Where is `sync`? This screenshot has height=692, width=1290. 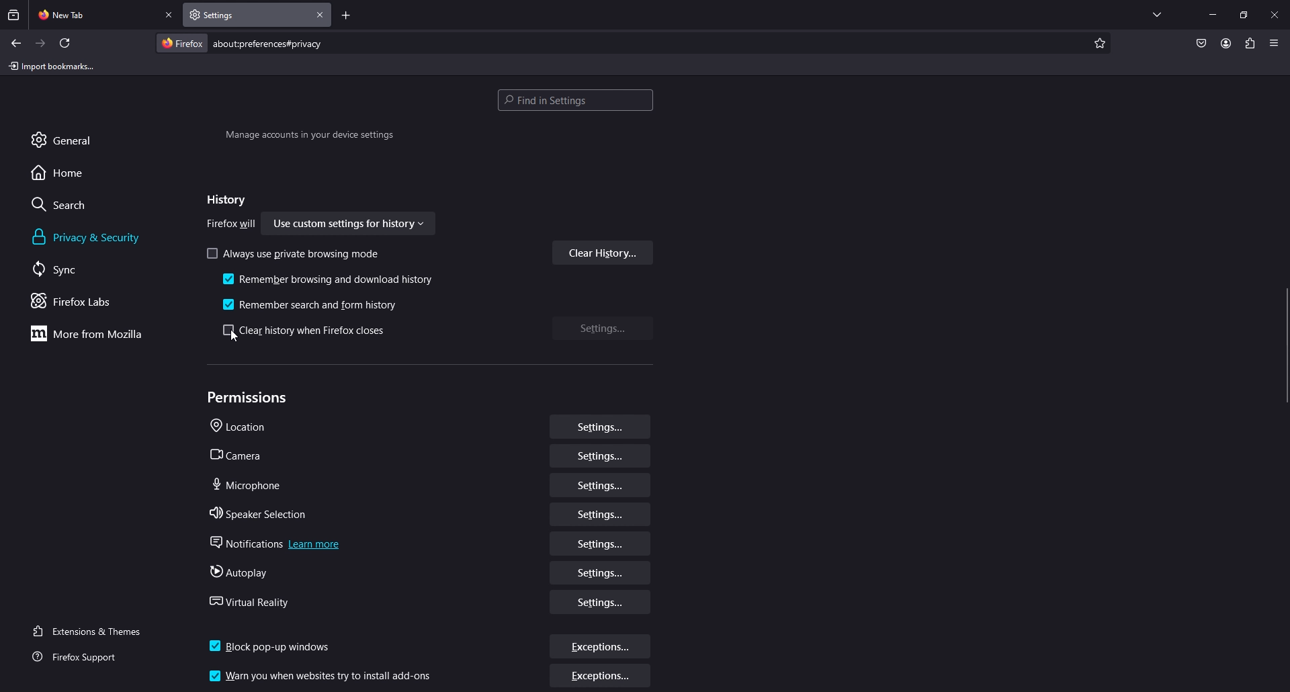
sync is located at coordinates (70, 269).